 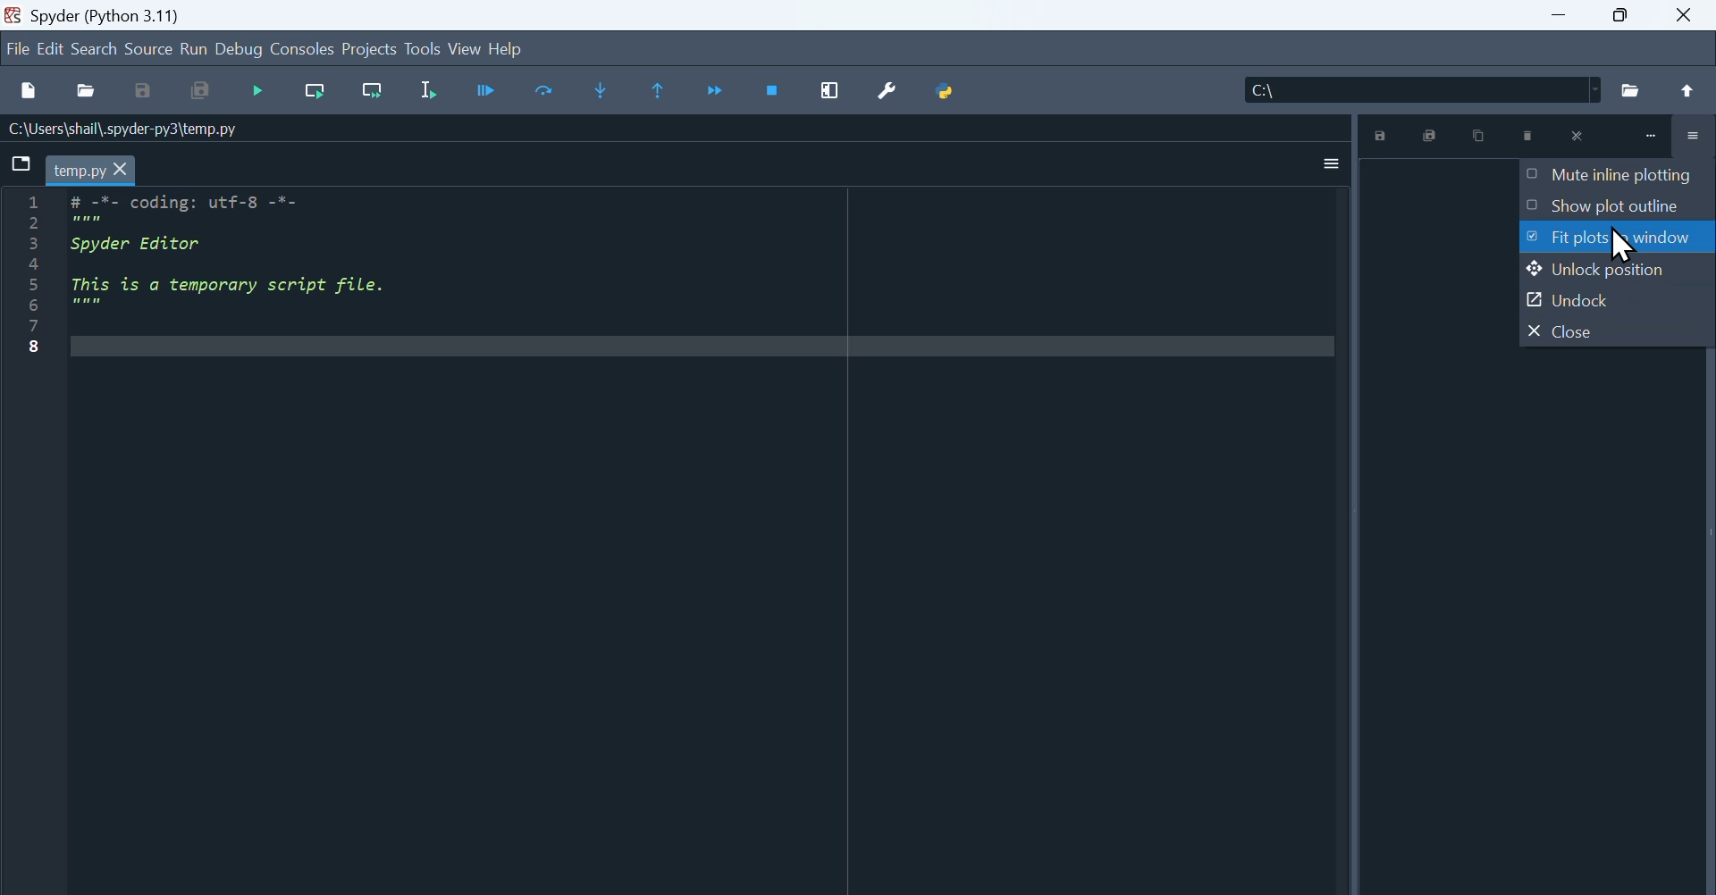 I want to click on Show plotline, so click(x=1613, y=207).